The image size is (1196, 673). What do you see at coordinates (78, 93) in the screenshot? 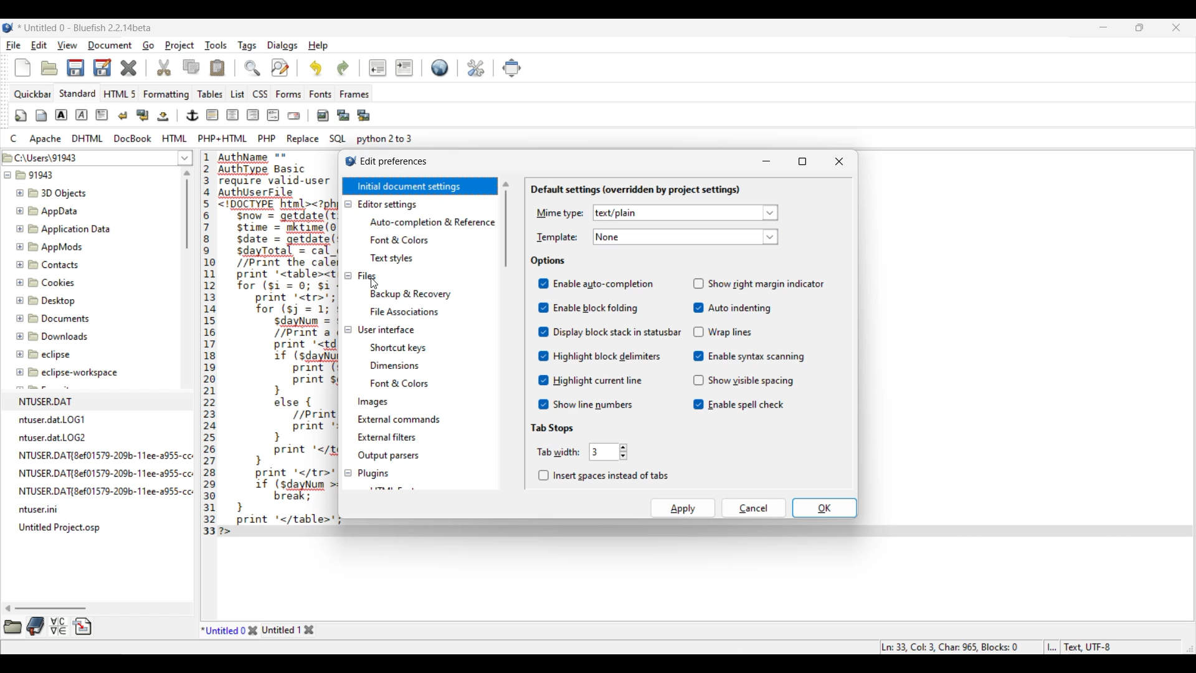
I see `Standard` at bounding box center [78, 93].